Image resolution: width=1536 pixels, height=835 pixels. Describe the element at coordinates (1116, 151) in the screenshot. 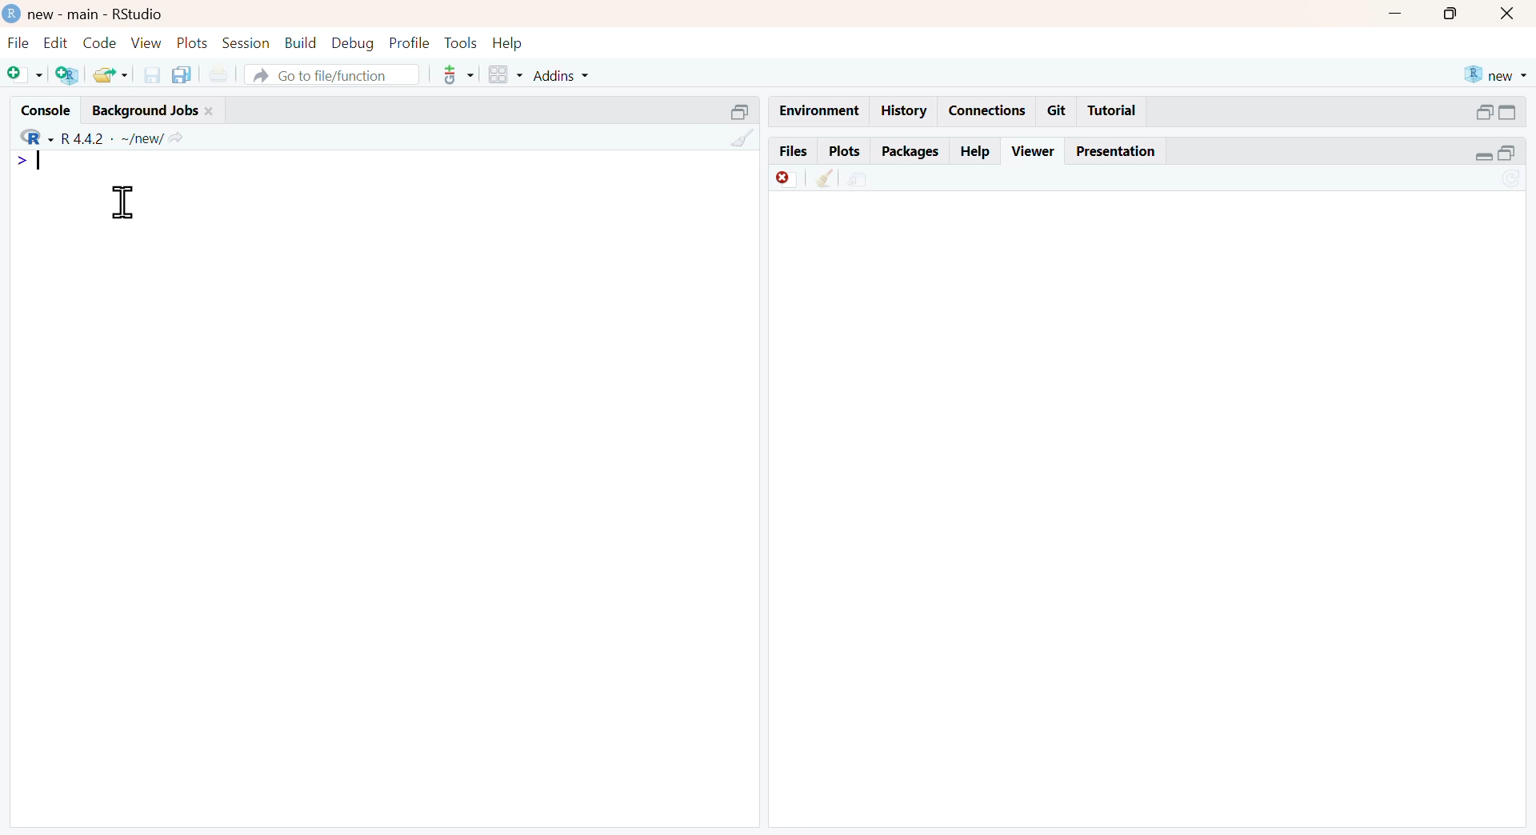

I see `Presentation ` at that location.